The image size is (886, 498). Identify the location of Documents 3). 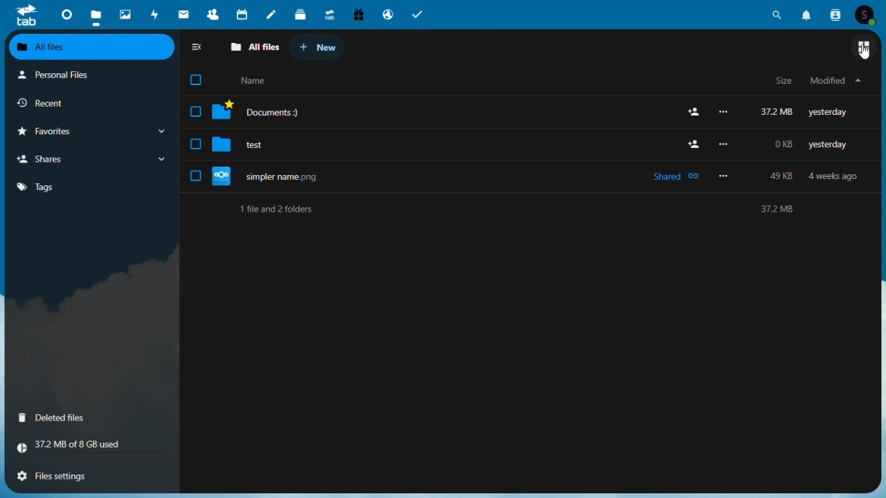
(523, 111).